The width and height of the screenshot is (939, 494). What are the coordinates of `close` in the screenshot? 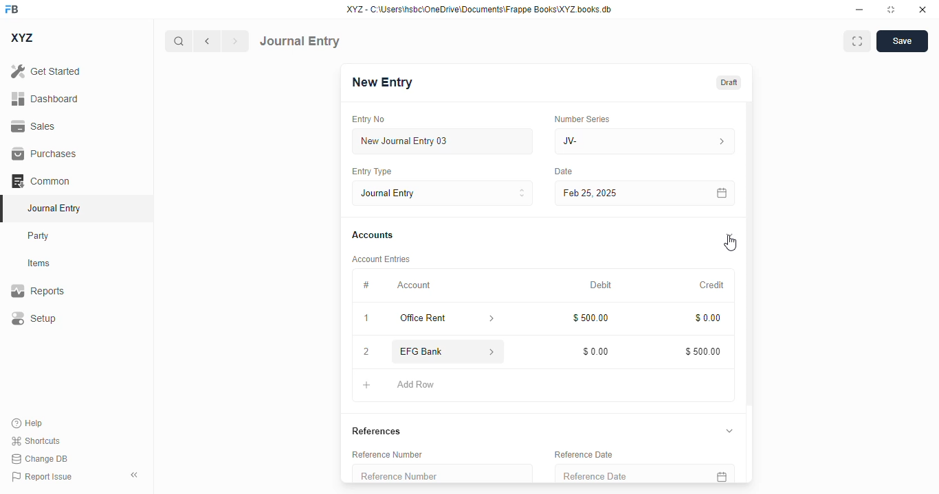 It's located at (923, 9).